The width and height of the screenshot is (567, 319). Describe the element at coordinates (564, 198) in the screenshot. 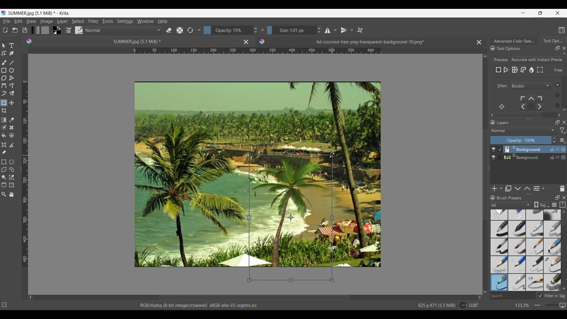

I see `Close brush presets panel` at that location.